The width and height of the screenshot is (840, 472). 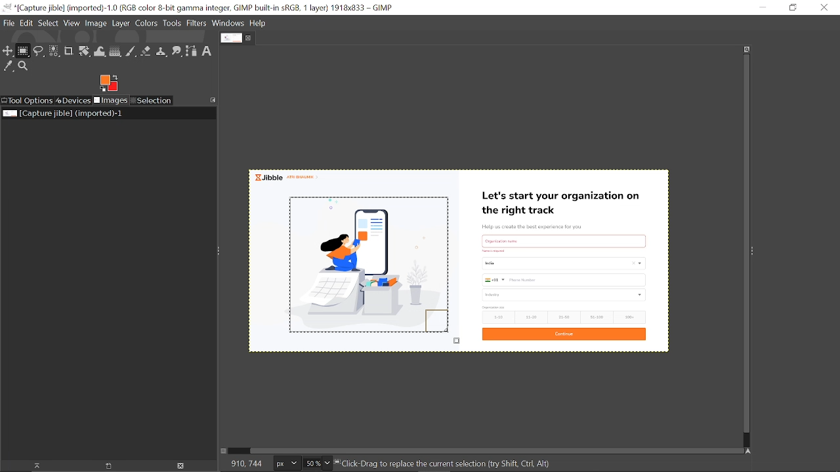 What do you see at coordinates (530, 317) in the screenshot?
I see `11-20` at bounding box center [530, 317].